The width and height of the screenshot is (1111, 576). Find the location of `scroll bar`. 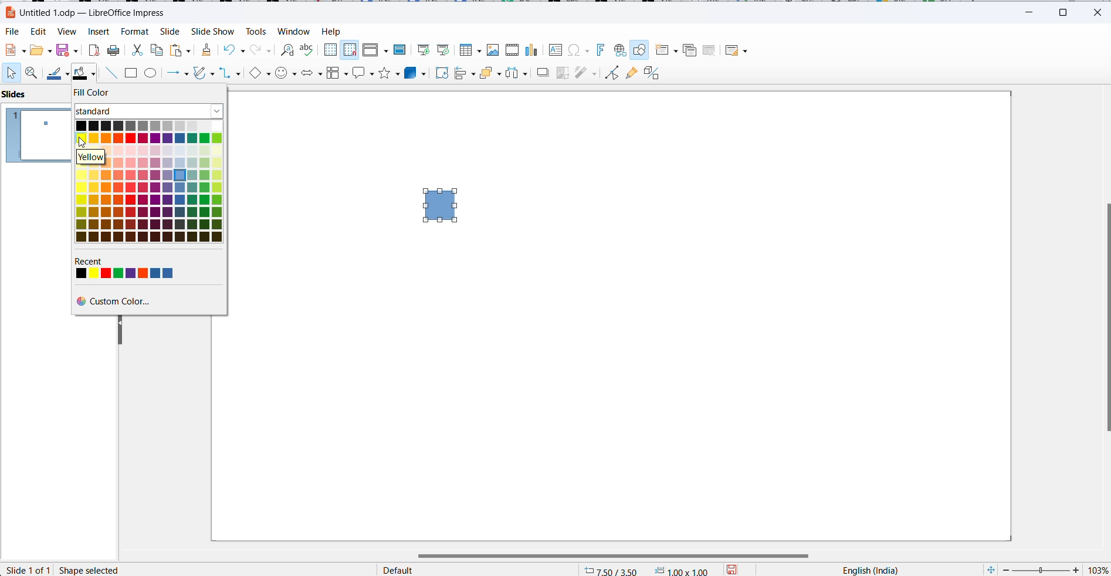

scroll bar is located at coordinates (1104, 318).